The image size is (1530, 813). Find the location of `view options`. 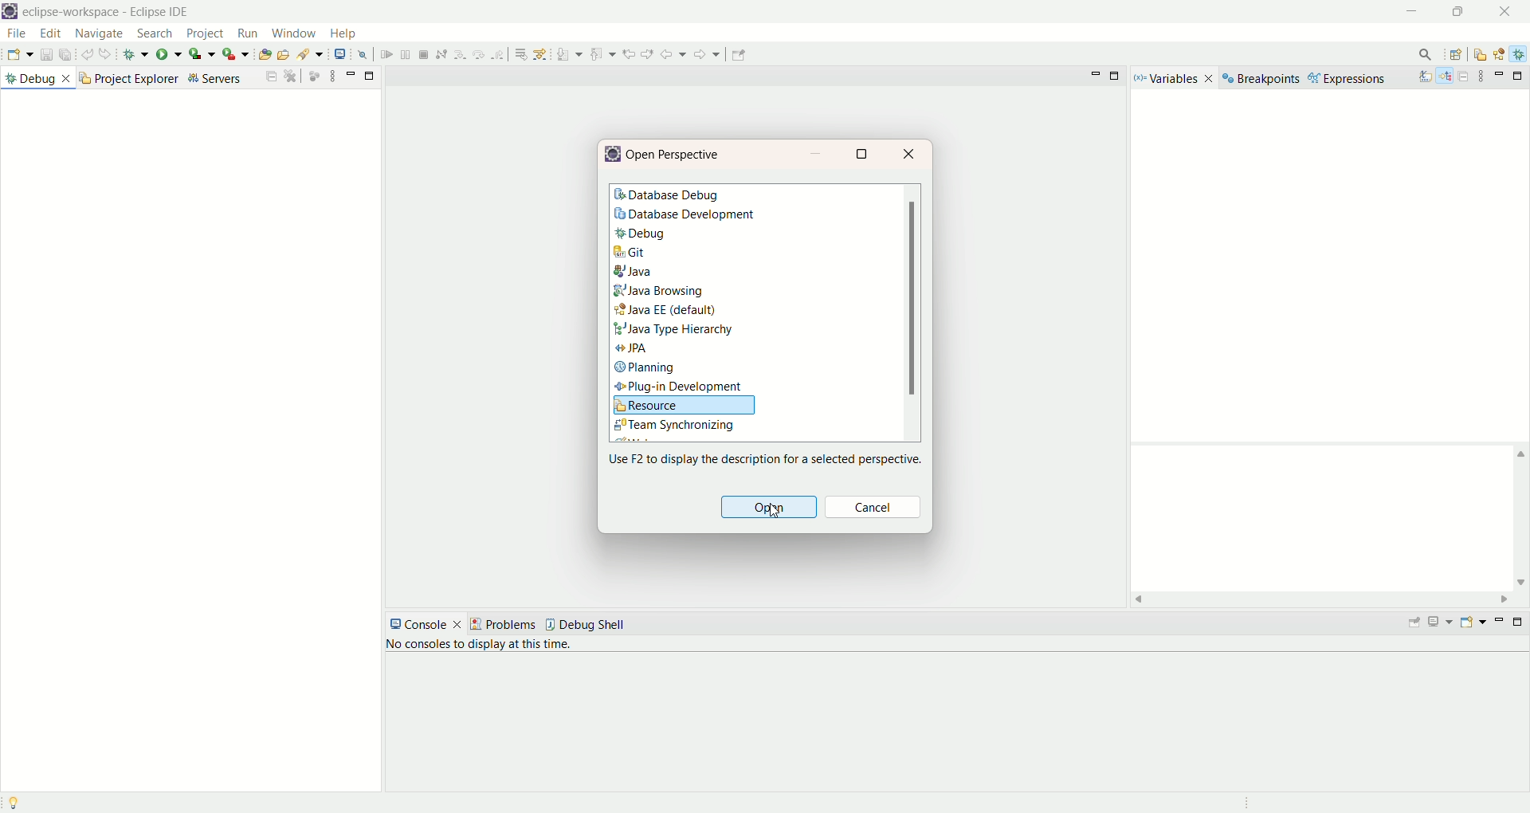

view options is located at coordinates (334, 76).